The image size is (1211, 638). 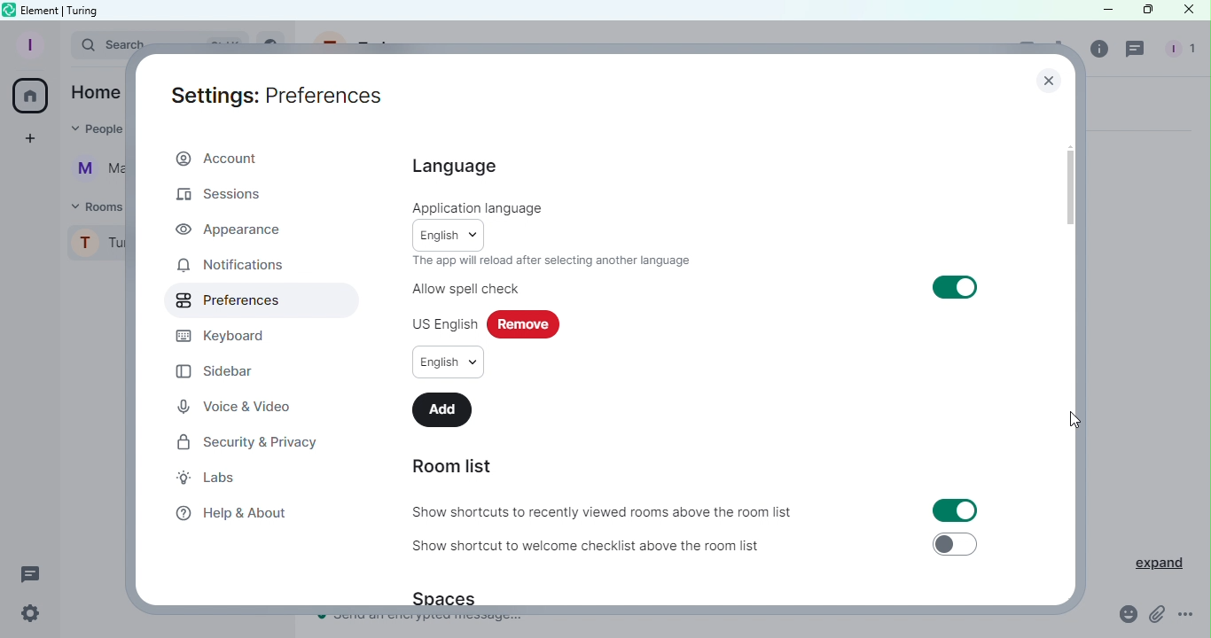 I want to click on close, so click(x=1048, y=79).